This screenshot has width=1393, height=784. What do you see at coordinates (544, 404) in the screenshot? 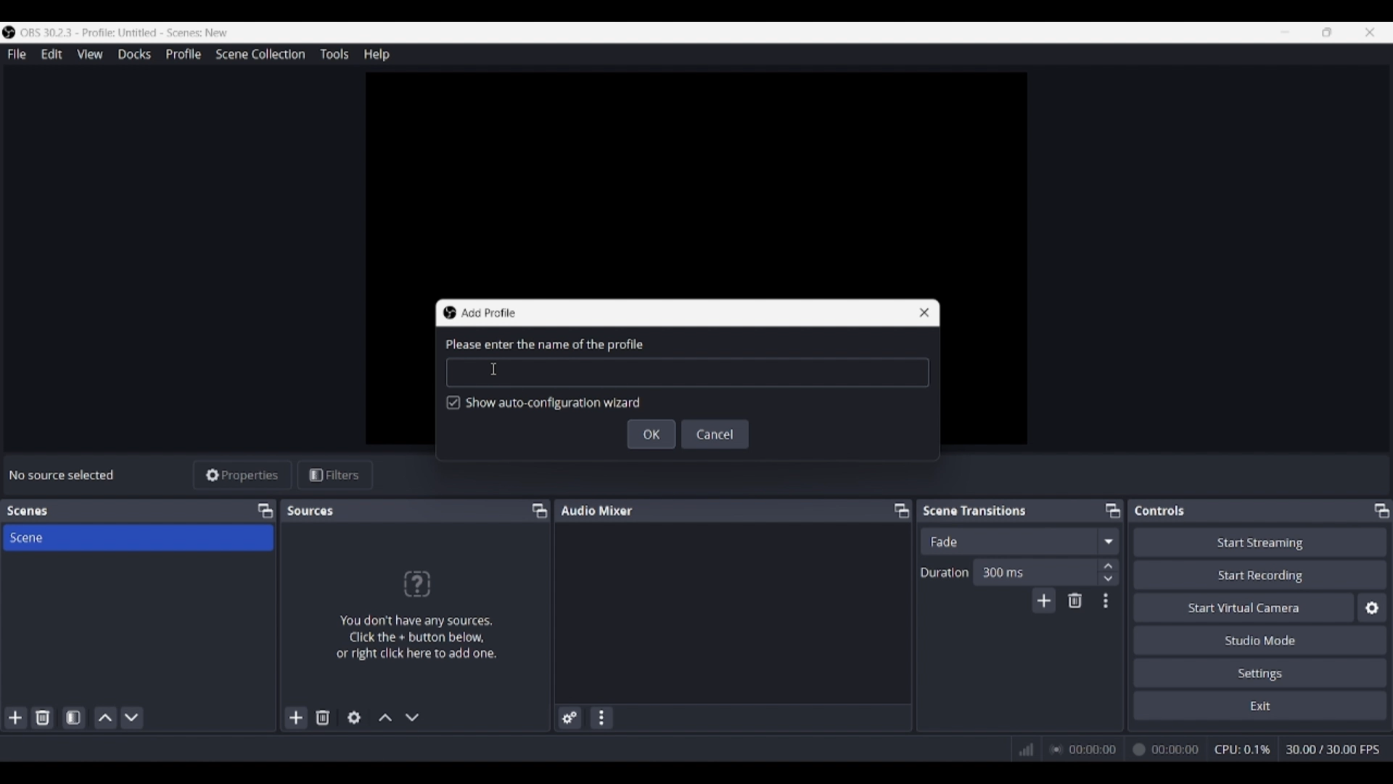
I see `Toggle for Show auto-configuration wizard` at bounding box center [544, 404].